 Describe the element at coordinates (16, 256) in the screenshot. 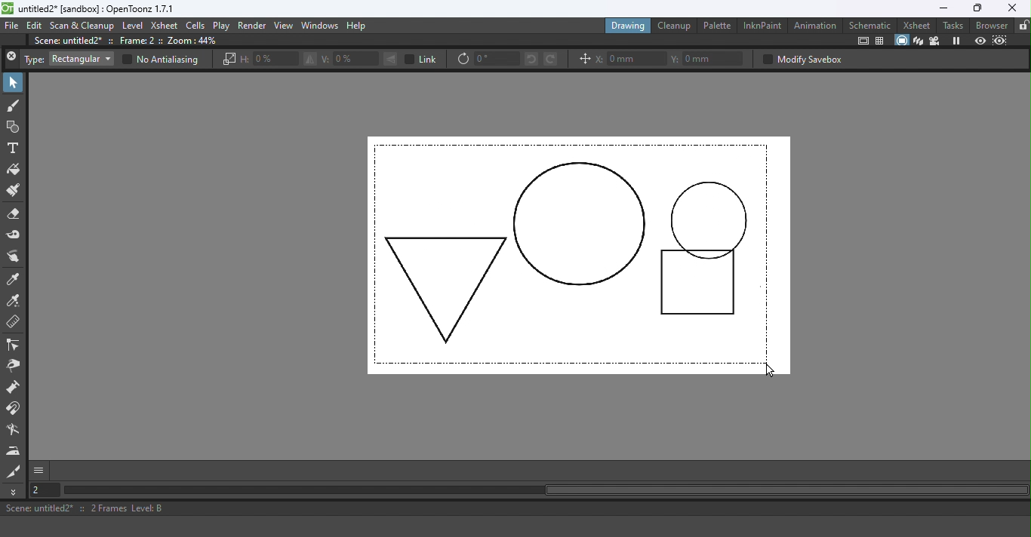

I see `Finger tool` at that location.